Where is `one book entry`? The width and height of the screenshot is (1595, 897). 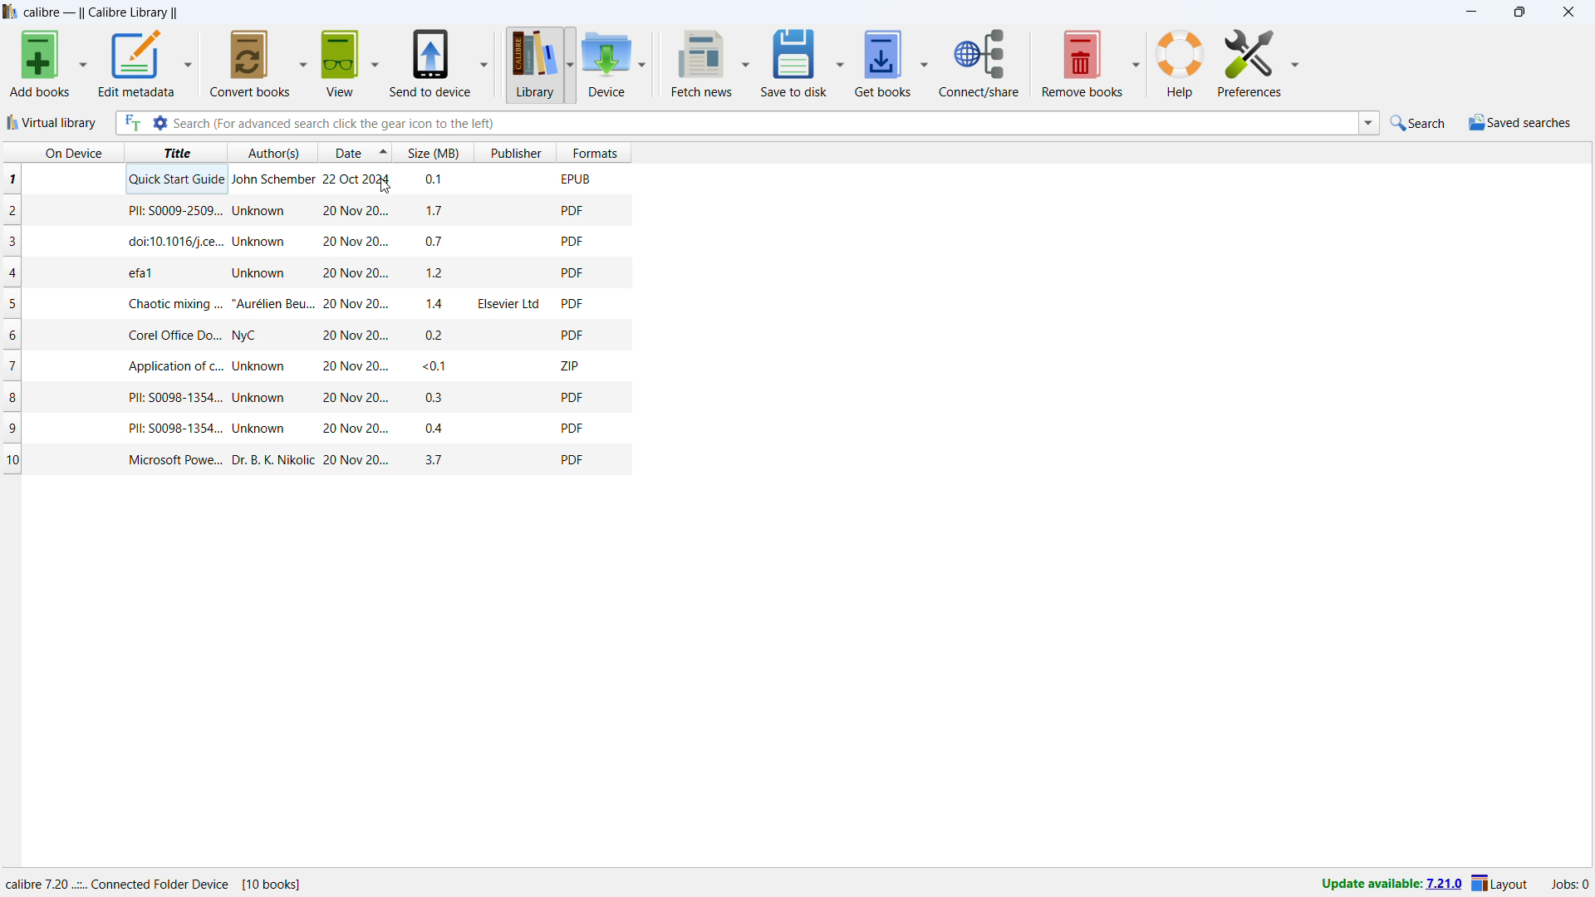 one book entry is located at coordinates (310, 273).